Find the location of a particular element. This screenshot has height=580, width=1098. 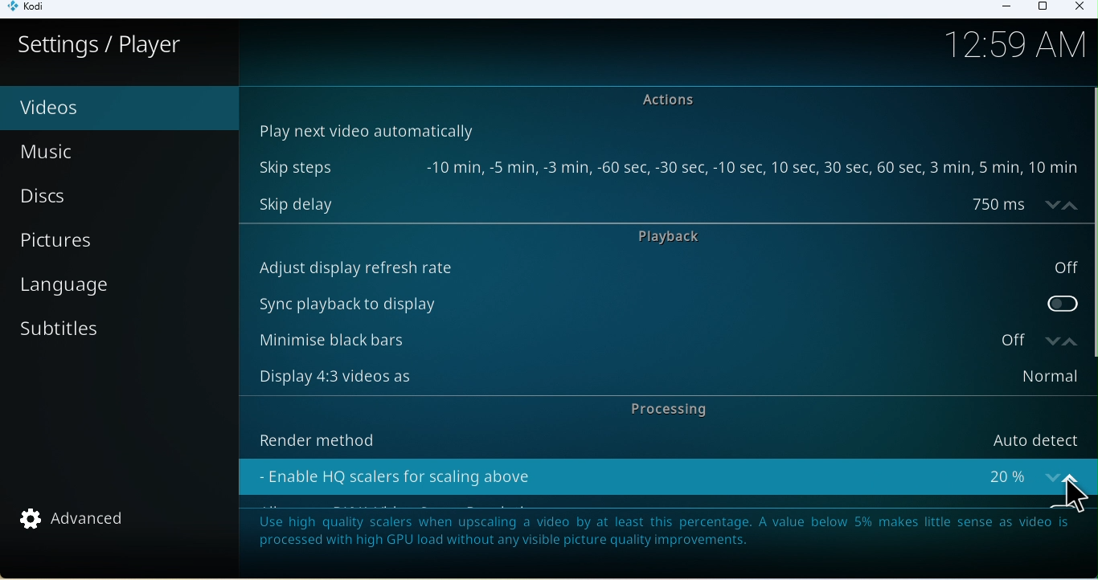

vertical scroll bar is located at coordinates (1091, 223).